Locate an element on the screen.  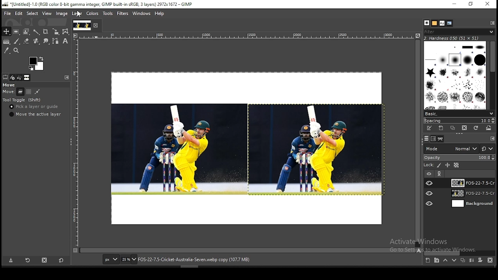
file is located at coordinates (7, 13).